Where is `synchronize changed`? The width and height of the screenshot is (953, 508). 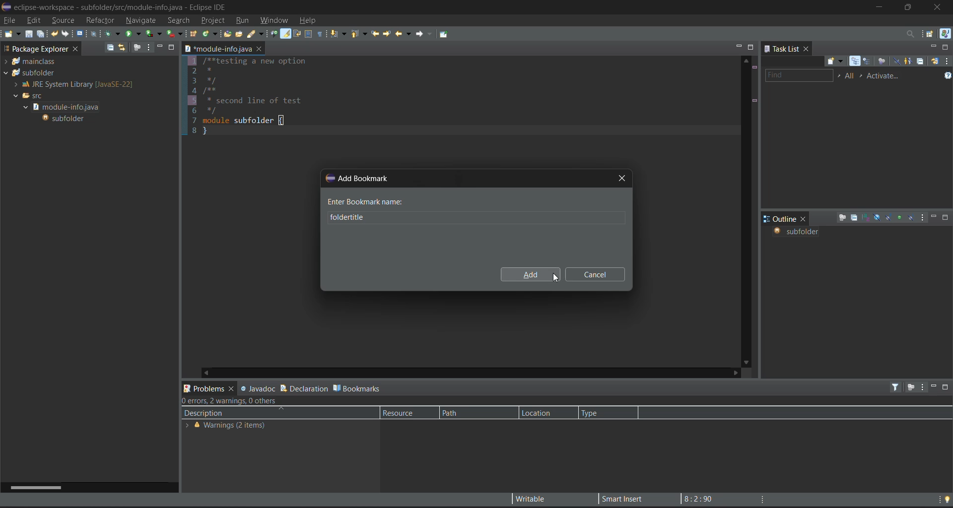 synchronize changed is located at coordinates (934, 61).